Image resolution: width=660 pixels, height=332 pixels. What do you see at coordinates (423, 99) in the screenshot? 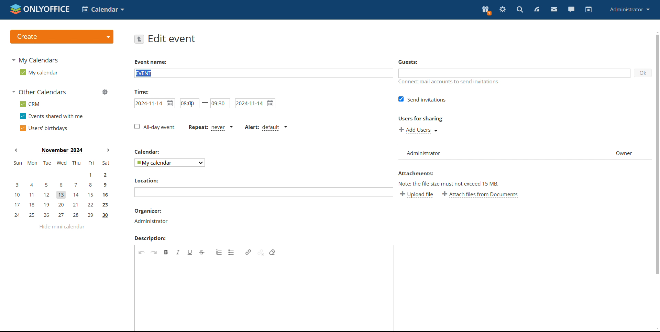
I see `send invitations` at bounding box center [423, 99].